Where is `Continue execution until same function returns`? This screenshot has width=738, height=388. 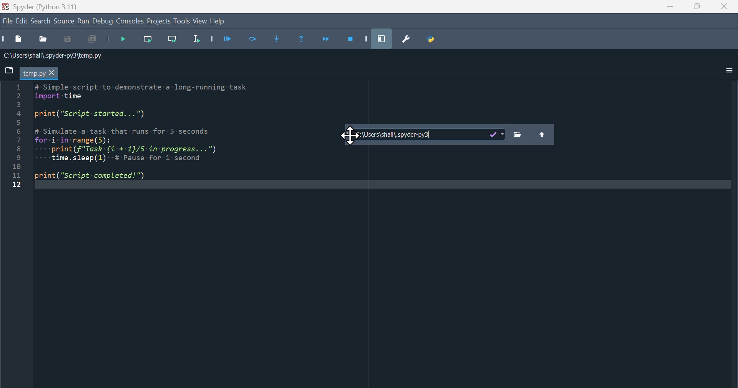 Continue execution until same function returns is located at coordinates (306, 41).